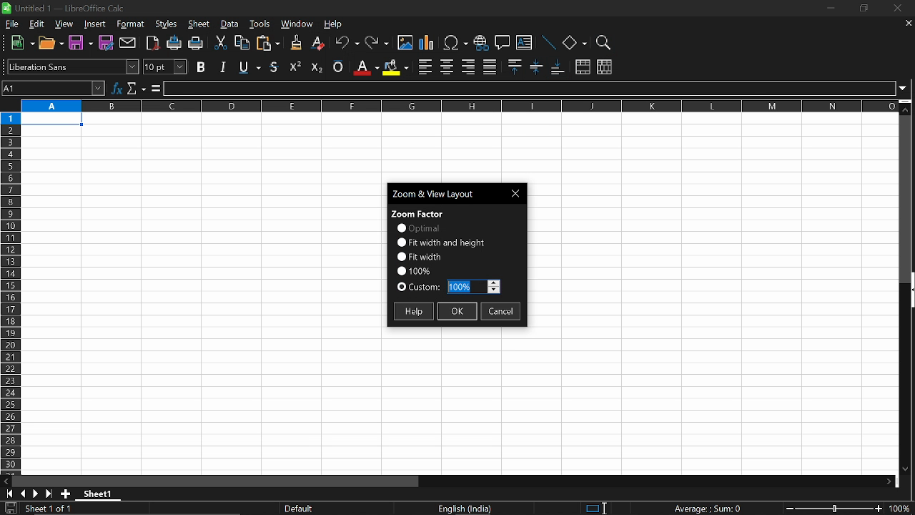 The image size is (915, 515). I want to click on go to first page, so click(7, 493).